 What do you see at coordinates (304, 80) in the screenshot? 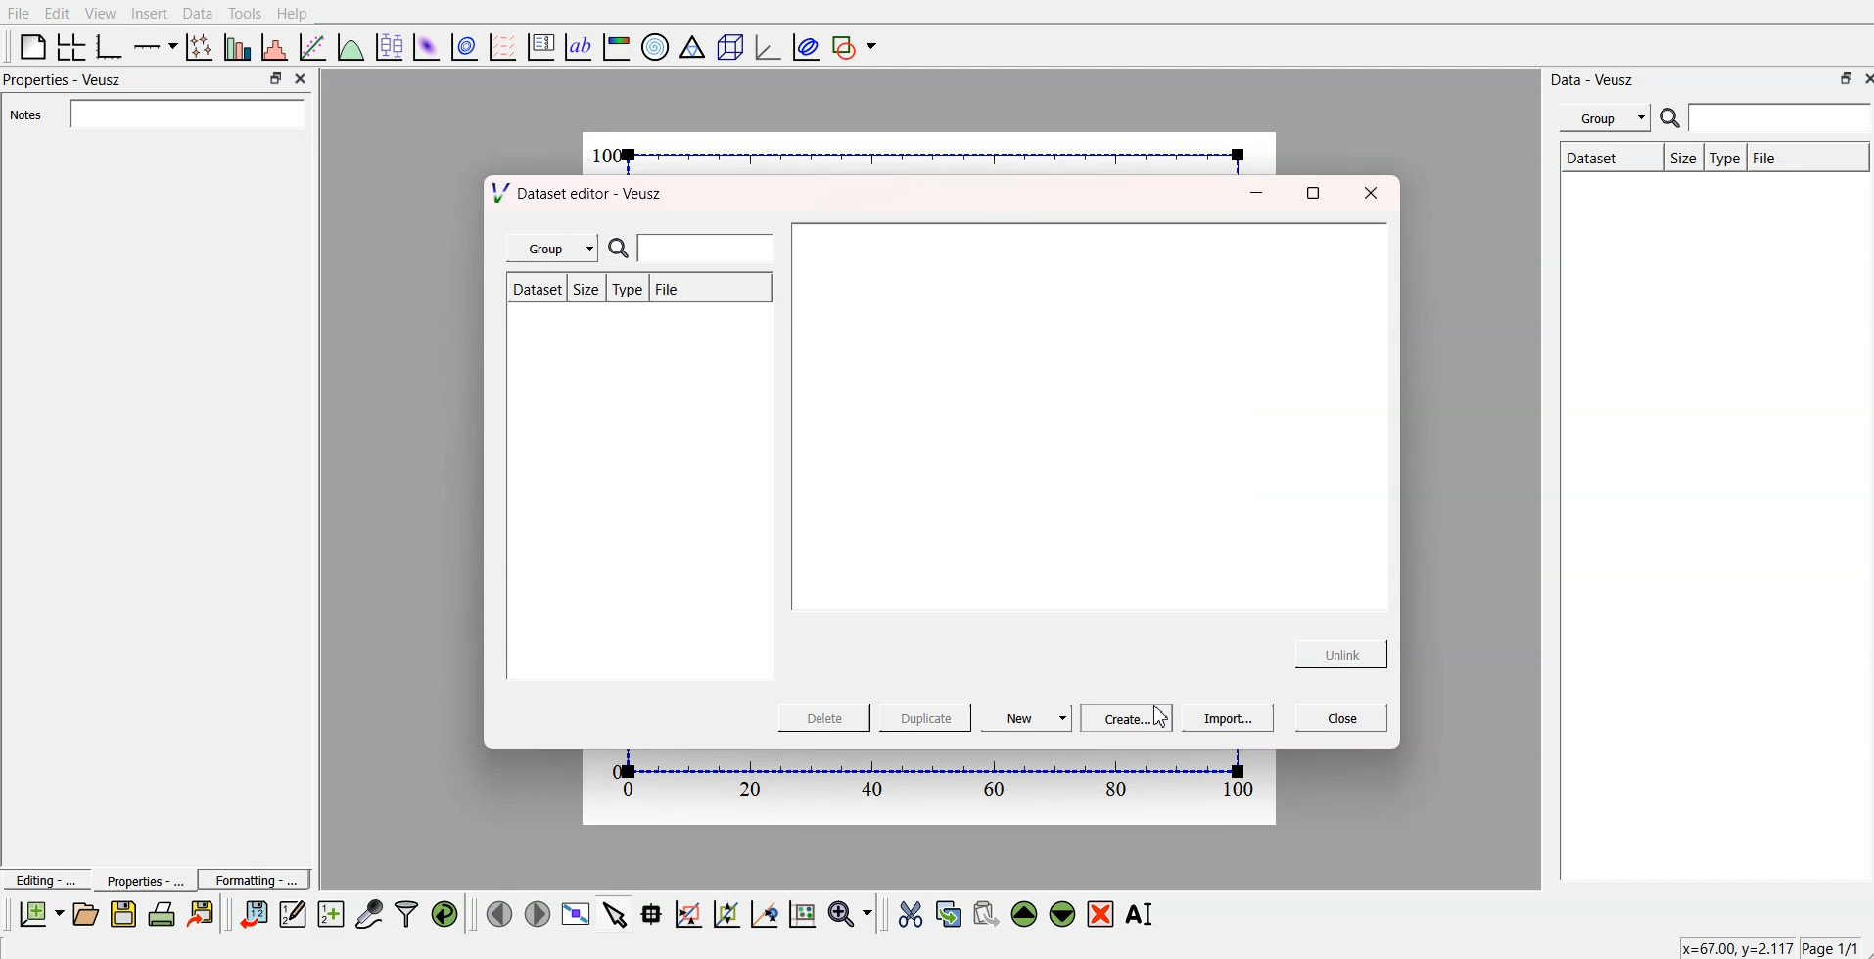
I see `Close` at bounding box center [304, 80].